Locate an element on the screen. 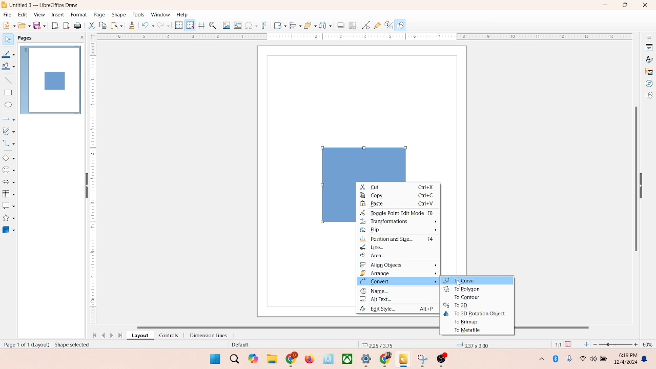 The width and height of the screenshot is (656, 369). default is located at coordinates (238, 345).